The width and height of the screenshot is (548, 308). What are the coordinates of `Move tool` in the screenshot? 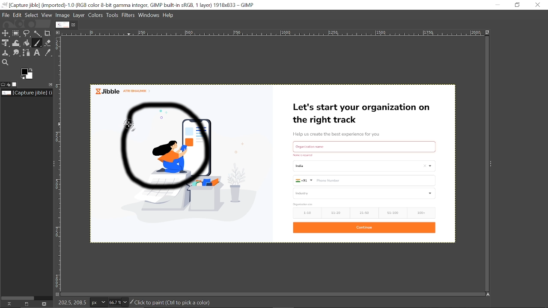 It's located at (6, 33).